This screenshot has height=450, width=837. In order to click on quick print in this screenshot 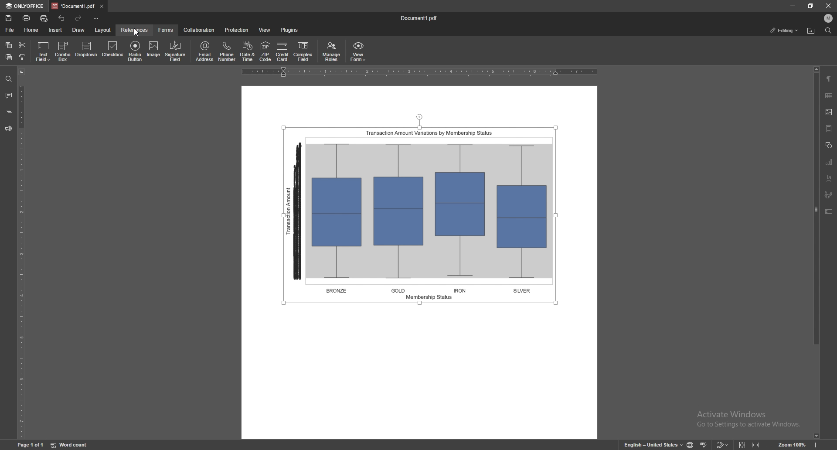, I will do `click(45, 18)`.